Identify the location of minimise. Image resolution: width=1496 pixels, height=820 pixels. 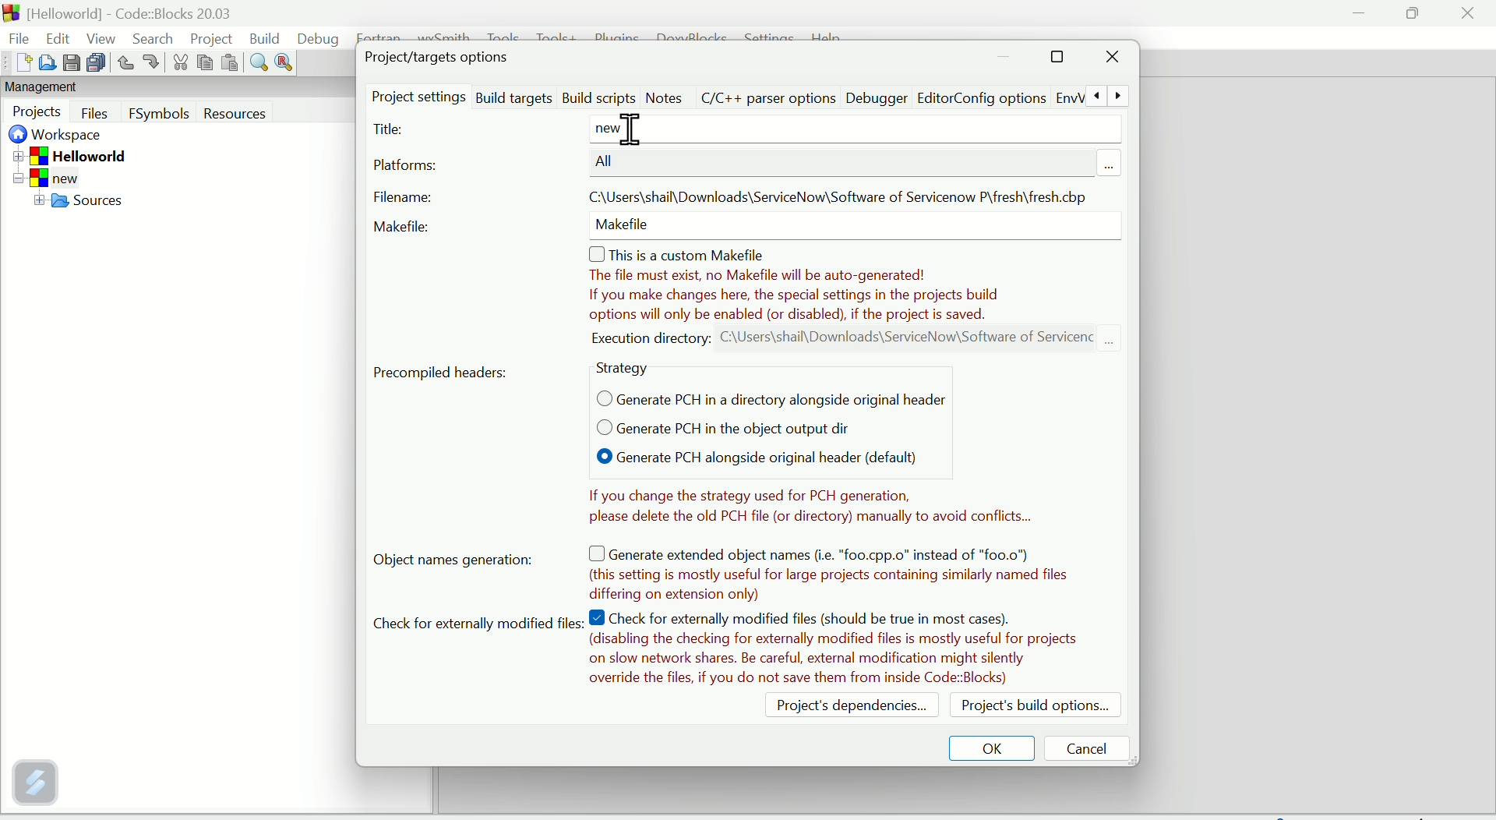
(1360, 16).